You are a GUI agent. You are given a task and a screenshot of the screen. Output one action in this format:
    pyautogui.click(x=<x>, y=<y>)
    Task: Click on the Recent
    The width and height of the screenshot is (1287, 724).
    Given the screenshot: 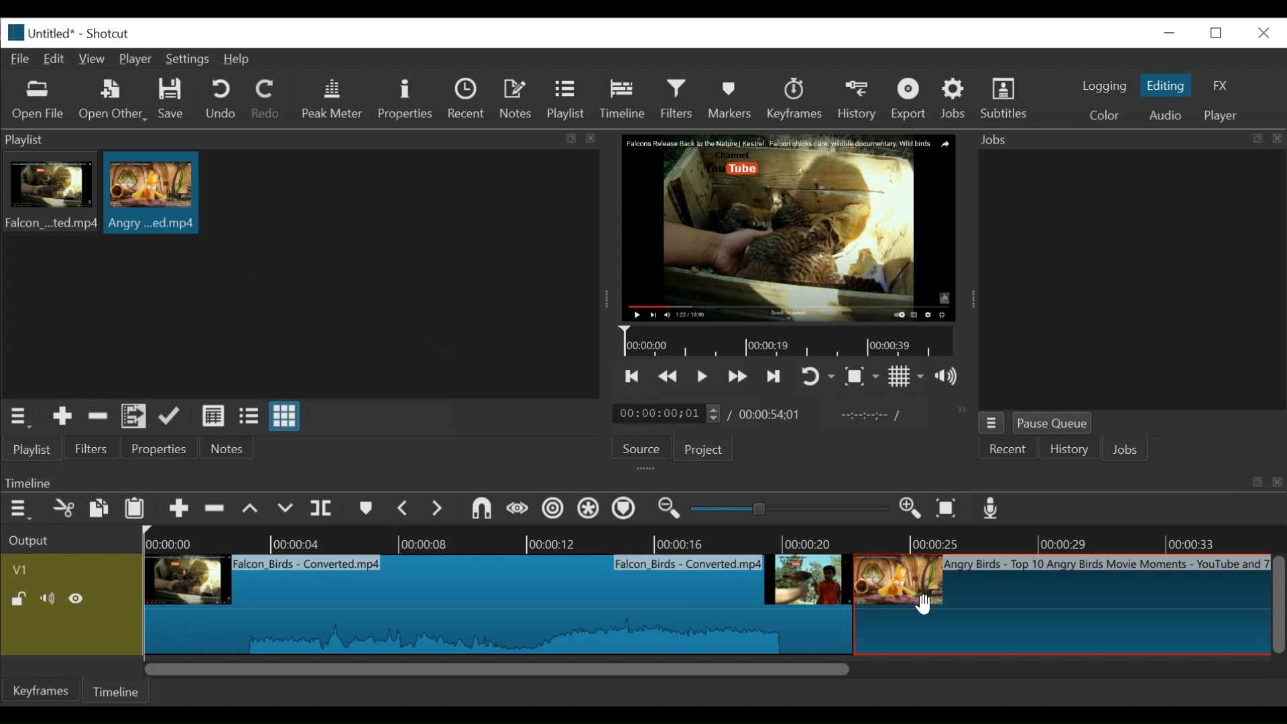 What is the action you would take?
    pyautogui.click(x=469, y=101)
    